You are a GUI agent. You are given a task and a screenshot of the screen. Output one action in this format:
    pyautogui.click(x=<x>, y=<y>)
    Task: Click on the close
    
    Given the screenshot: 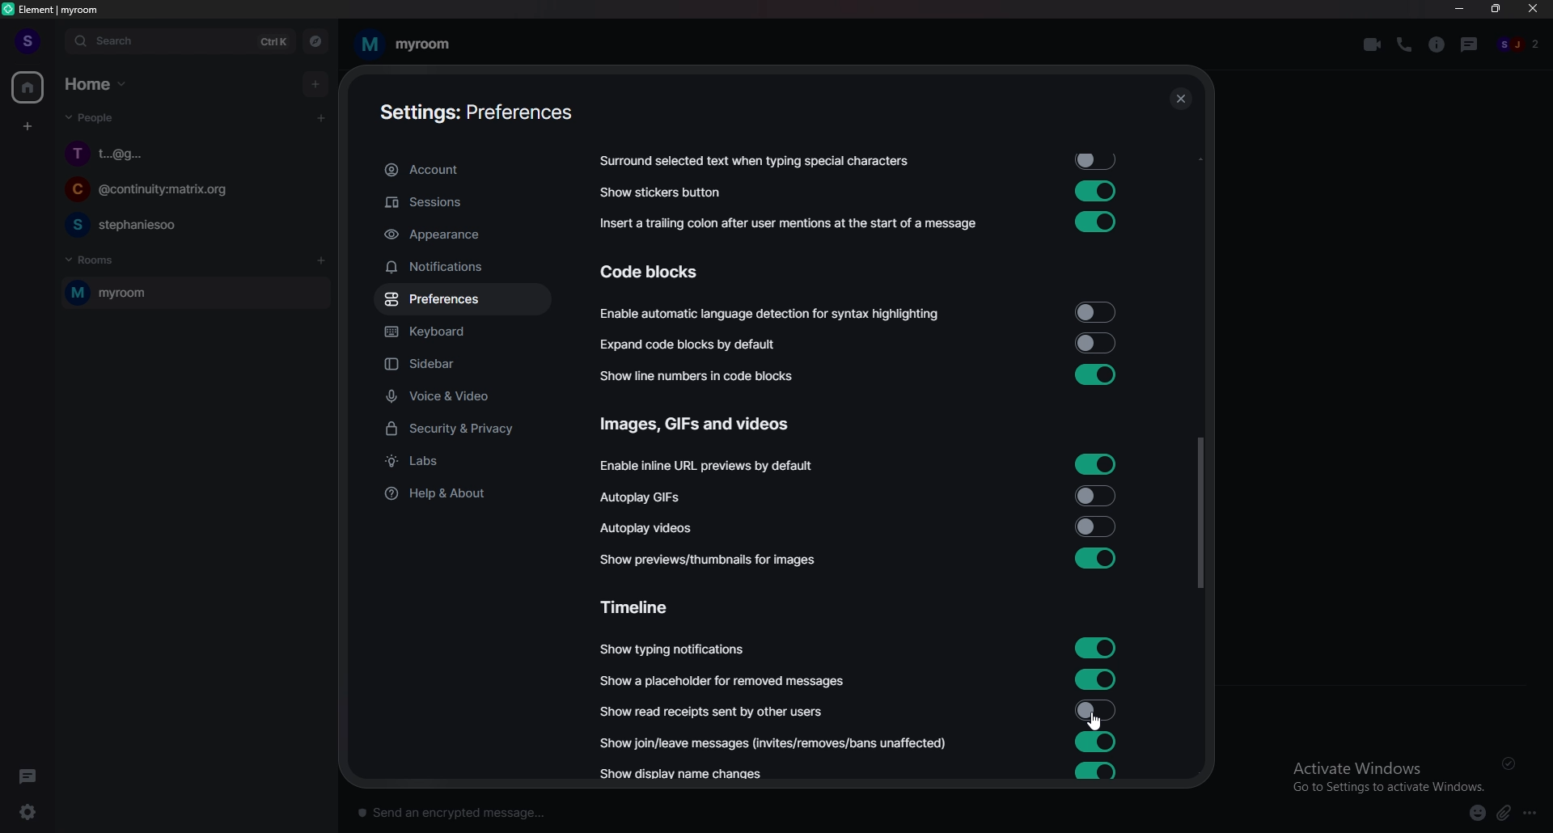 What is the action you would take?
    pyautogui.click(x=1534, y=12)
    